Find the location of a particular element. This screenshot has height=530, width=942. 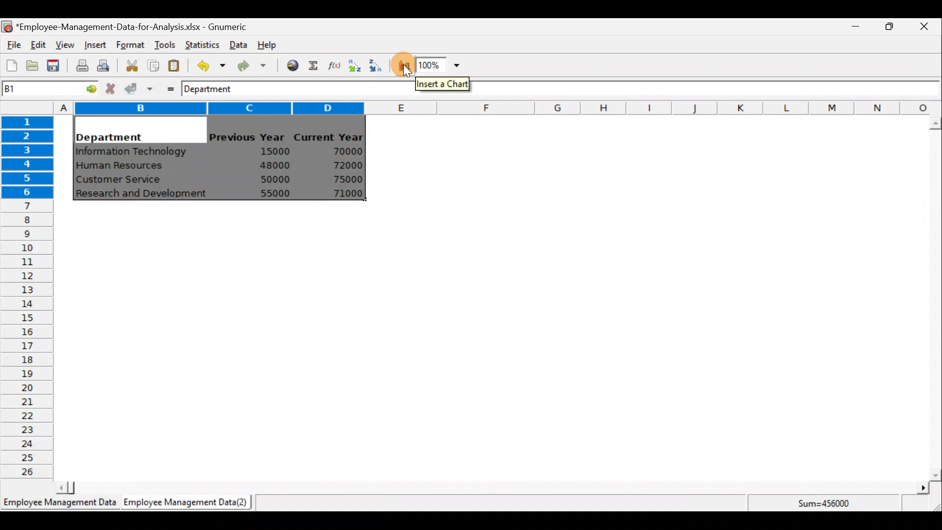

Create a new workbook is located at coordinates (12, 65).